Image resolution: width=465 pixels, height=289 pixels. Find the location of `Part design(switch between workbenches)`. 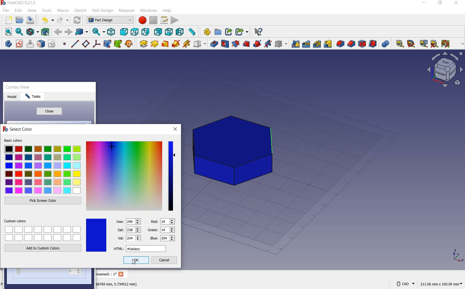

Part design(switch between workbenches) is located at coordinates (109, 20).